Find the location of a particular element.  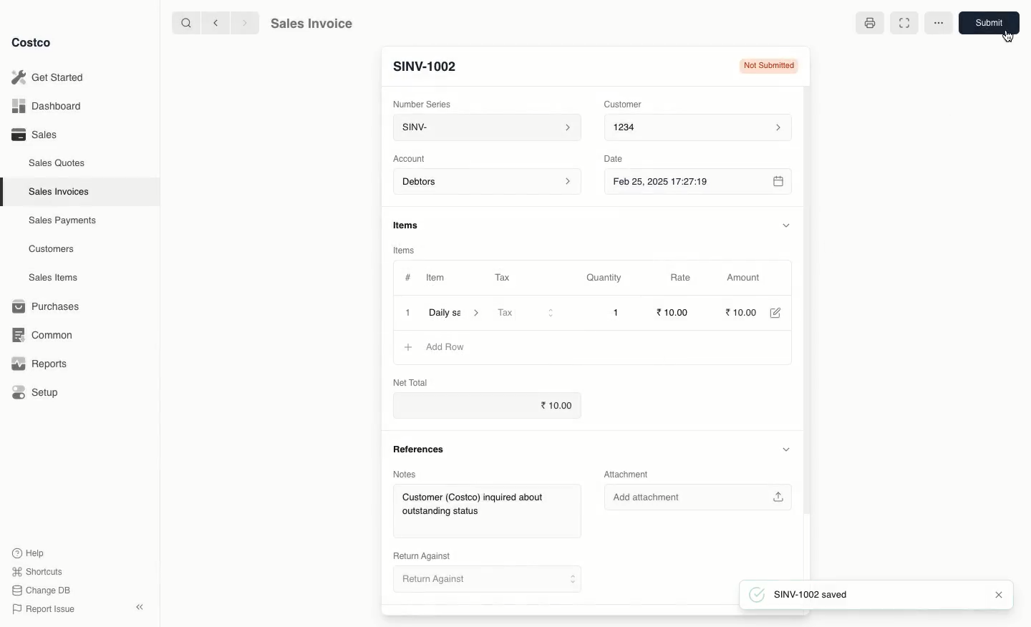

Add is located at coordinates (410, 347).